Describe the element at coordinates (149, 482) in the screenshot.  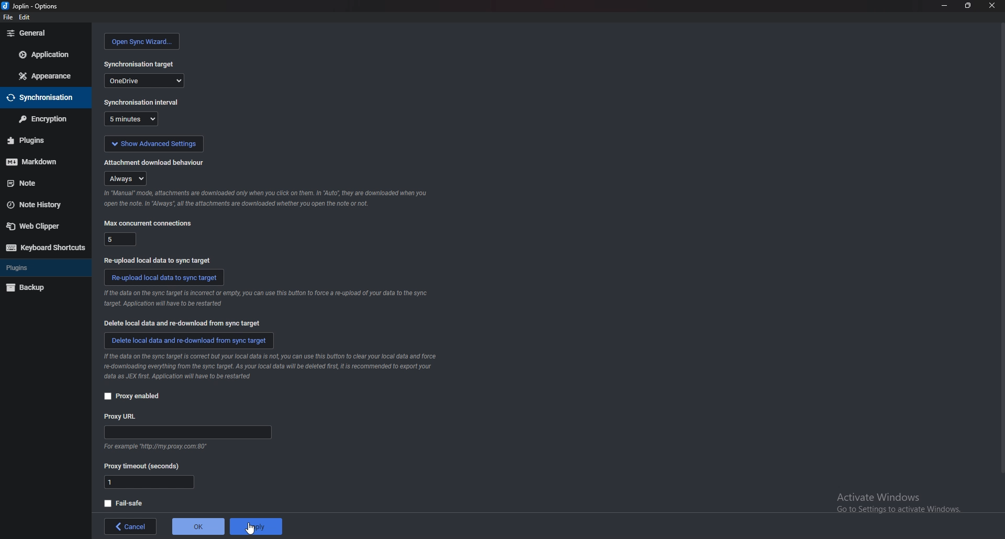
I see `proxy timeout` at that location.